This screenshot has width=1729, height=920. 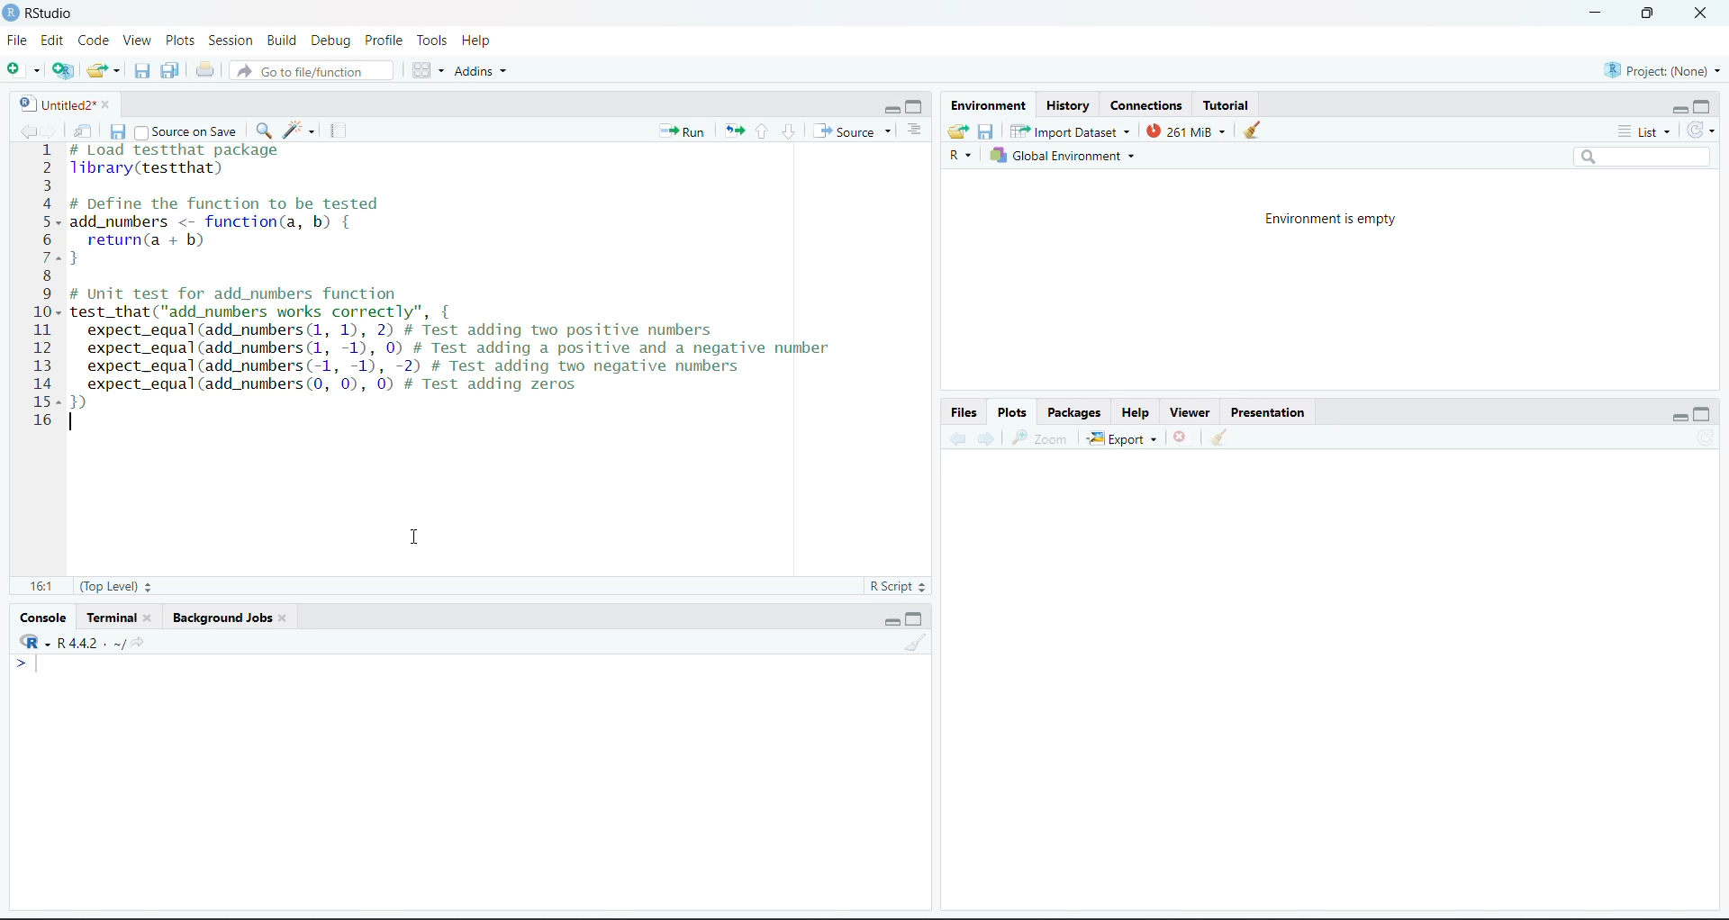 What do you see at coordinates (964, 412) in the screenshot?
I see `Files` at bounding box center [964, 412].